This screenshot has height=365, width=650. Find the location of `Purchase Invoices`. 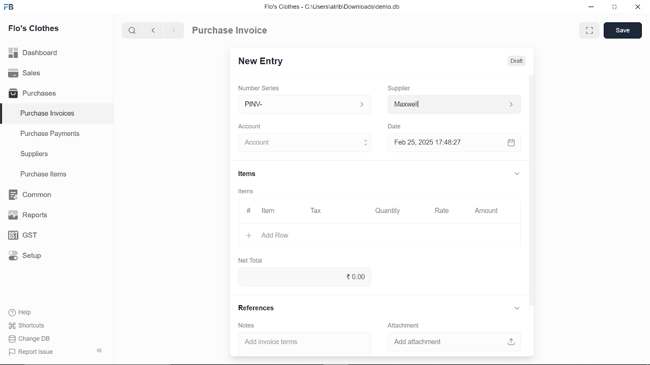

Purchase Invoices is located at coordinates (48, 115).